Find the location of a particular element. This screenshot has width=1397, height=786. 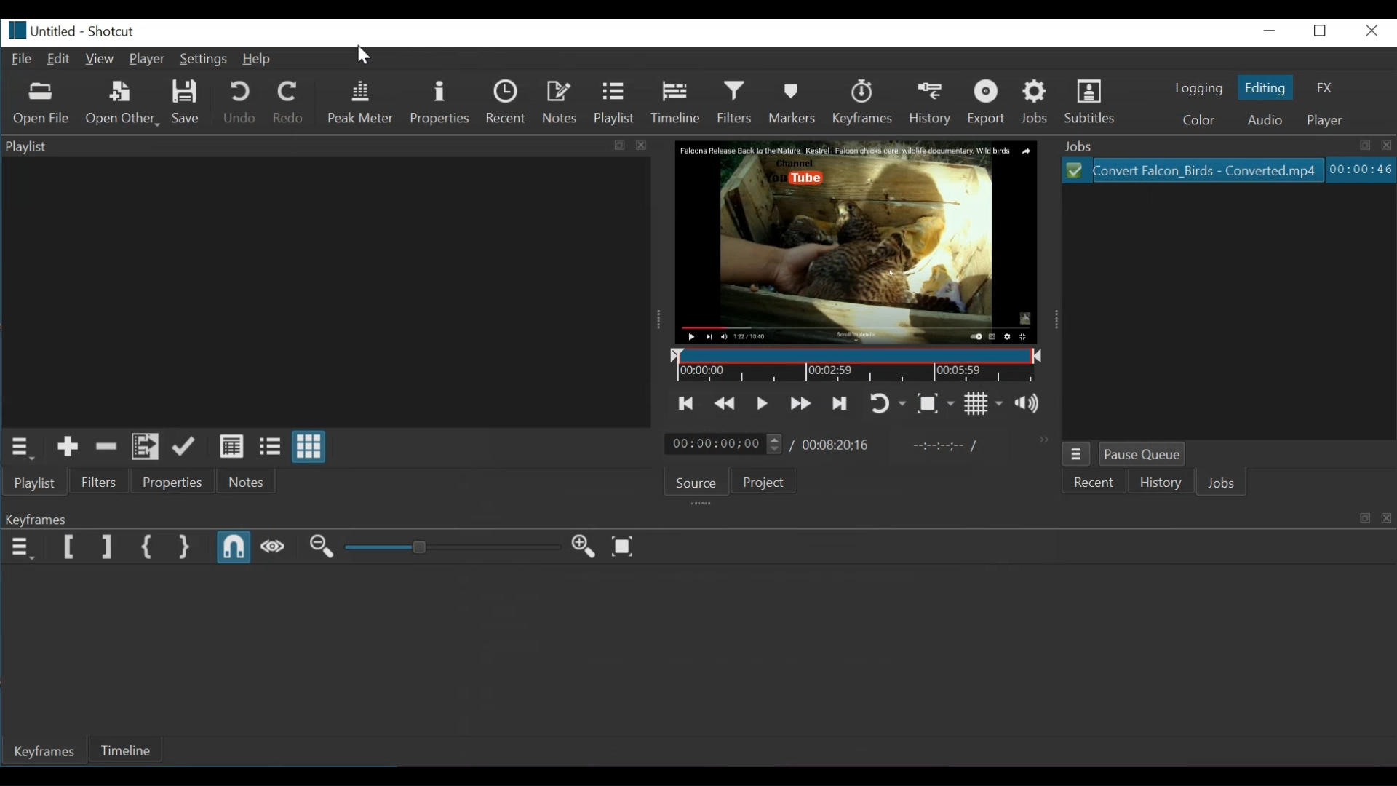

/00:08:20:16(Total Duration) is located at coordinates (832, 445).